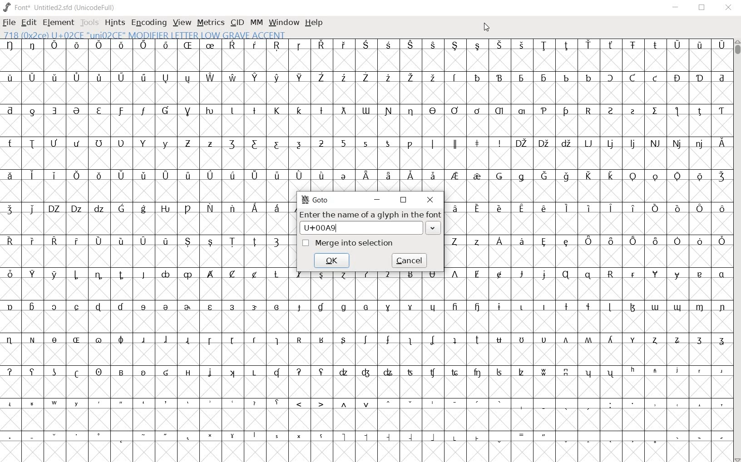 The width and height of the screenshot is (741, 462). What do you see at coordinates (319, 200) in the screenshot?
I see `GoTo` at bounding box center [319, 200].